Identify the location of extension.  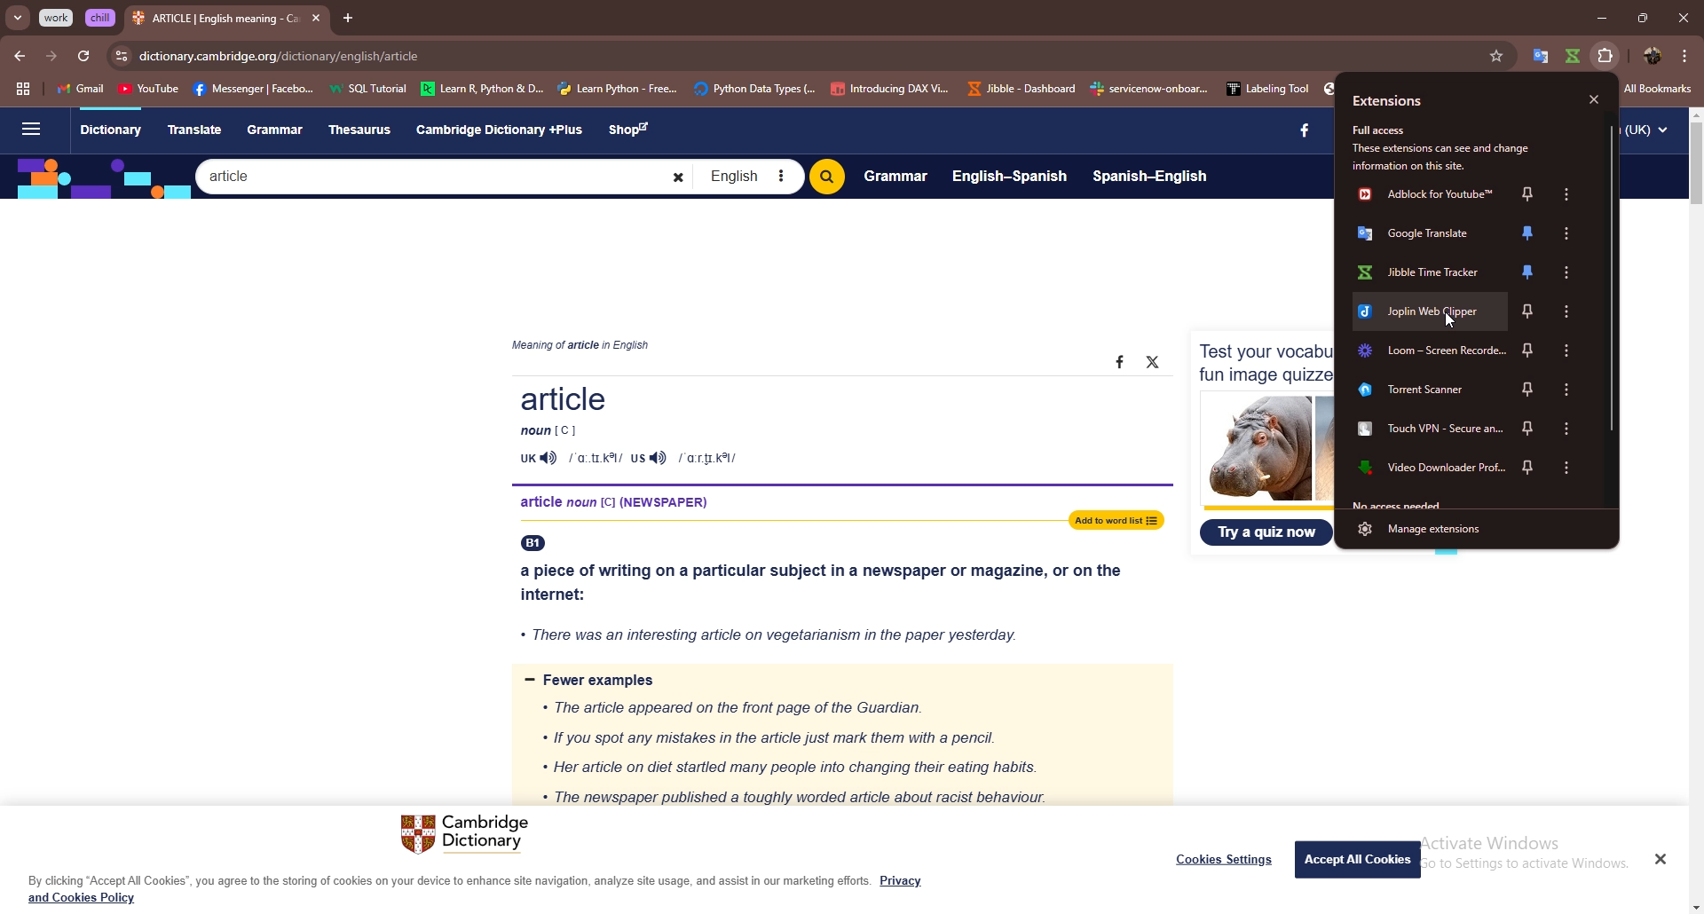
(1537, 56).